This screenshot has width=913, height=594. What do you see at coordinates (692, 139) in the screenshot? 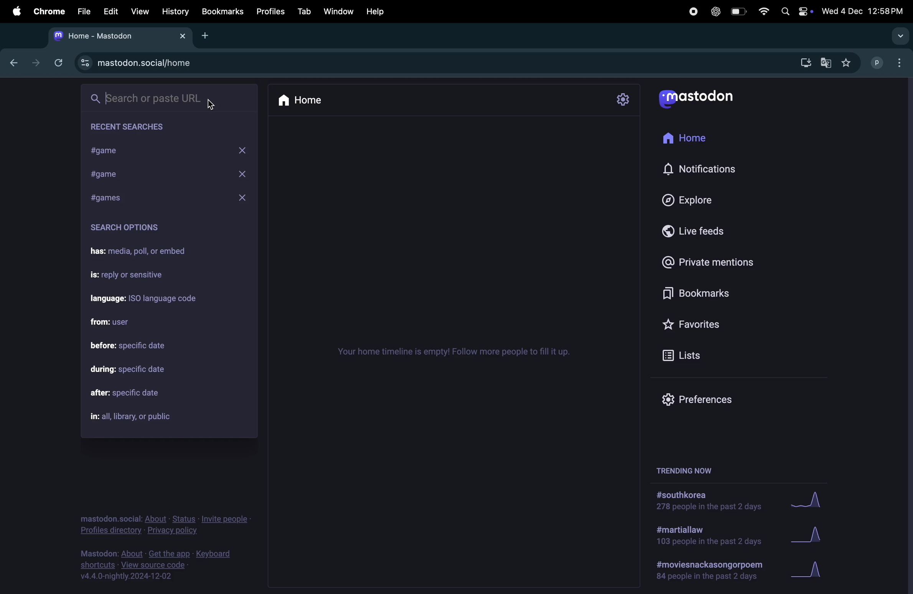
I see `Home` at bounding box center [692, 139].